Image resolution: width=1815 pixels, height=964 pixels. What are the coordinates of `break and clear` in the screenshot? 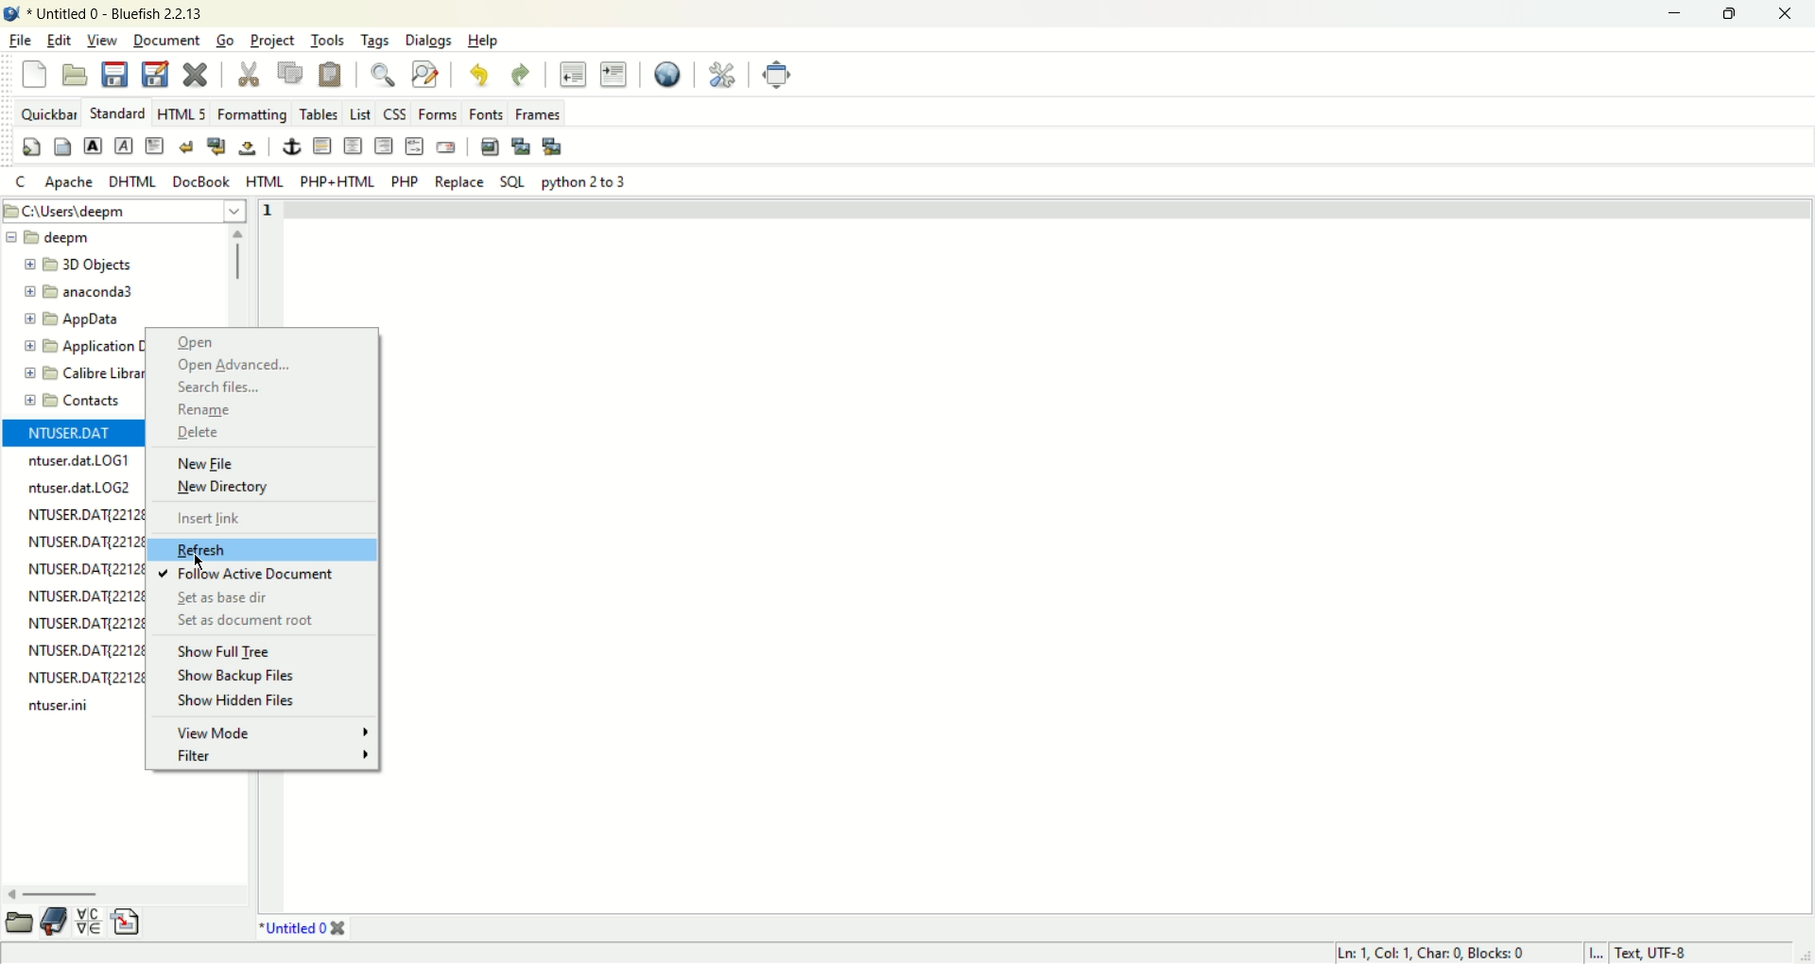 It's located at (217, 144).